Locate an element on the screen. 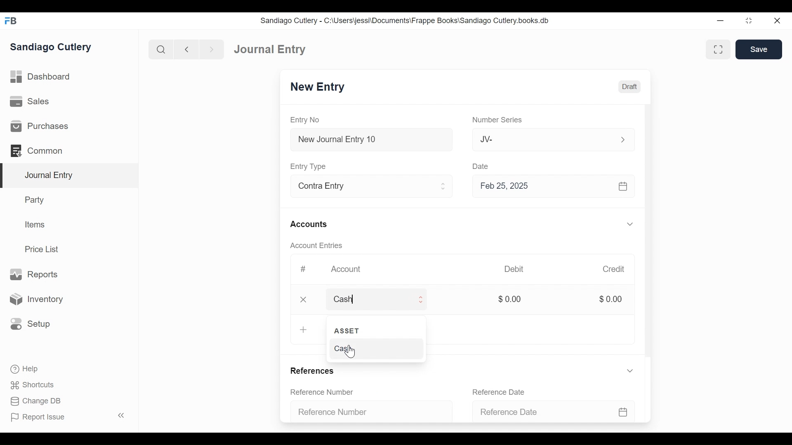 This screenshot has width=792, height=445. Inventory is located at coordinates (38, 299).